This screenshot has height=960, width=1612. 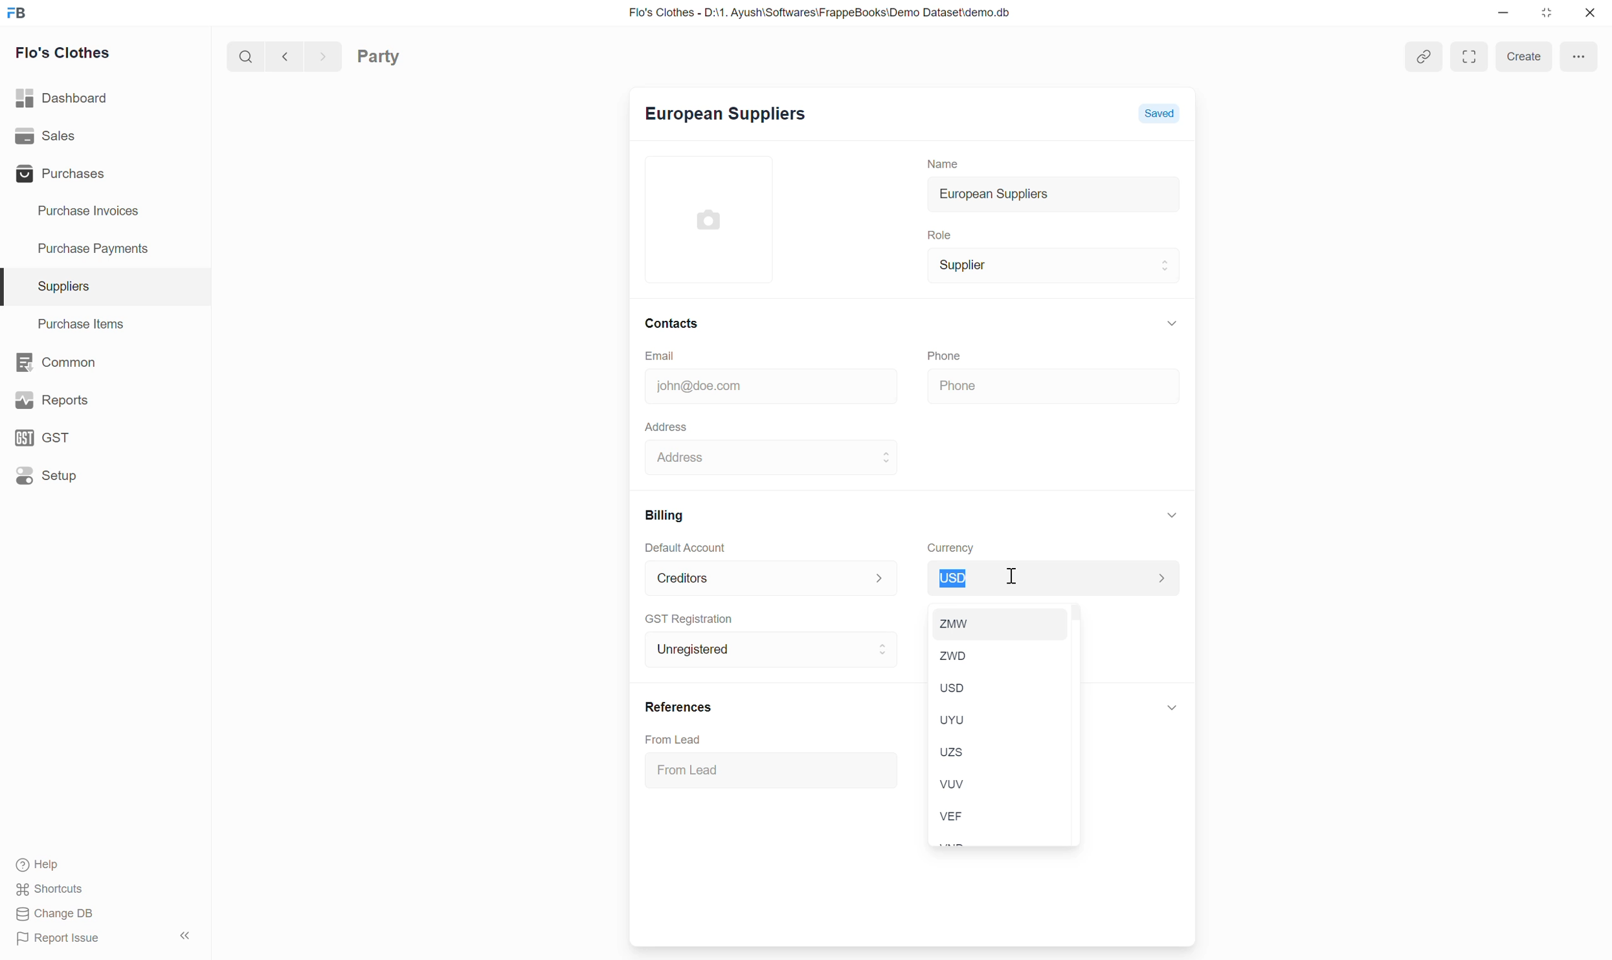 What do you see at coordinates (952, 717) in the screenshot?
I see `uyu` at bounding box center [952, 717].